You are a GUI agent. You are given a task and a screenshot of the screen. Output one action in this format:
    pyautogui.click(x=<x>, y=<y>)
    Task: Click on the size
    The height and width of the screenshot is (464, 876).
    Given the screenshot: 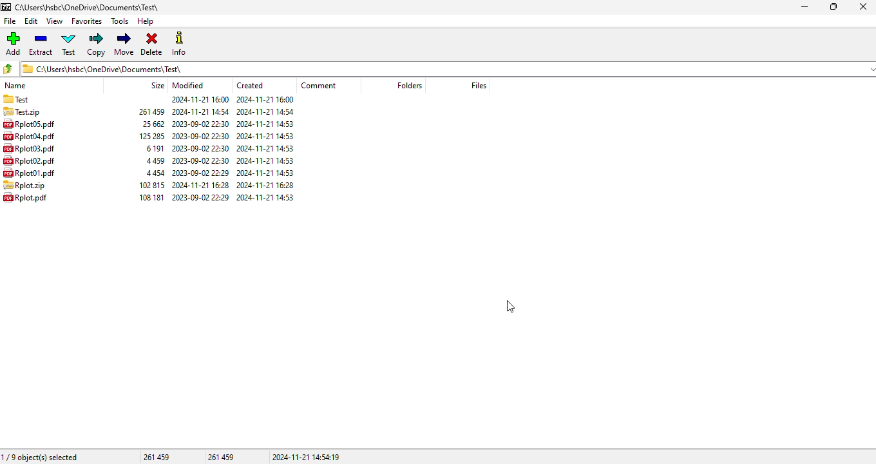 What is the action you would take?
    pyautogui.click(x=151, y=197)
    